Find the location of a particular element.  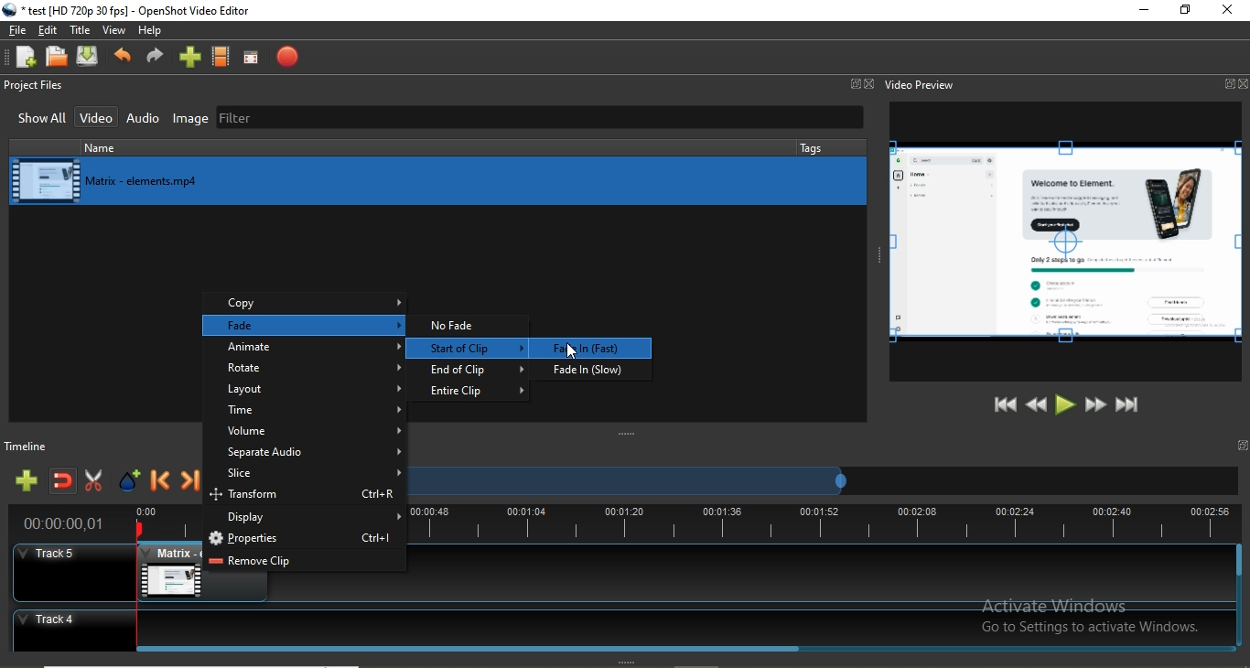

media library is located at coordinates (438, 179).